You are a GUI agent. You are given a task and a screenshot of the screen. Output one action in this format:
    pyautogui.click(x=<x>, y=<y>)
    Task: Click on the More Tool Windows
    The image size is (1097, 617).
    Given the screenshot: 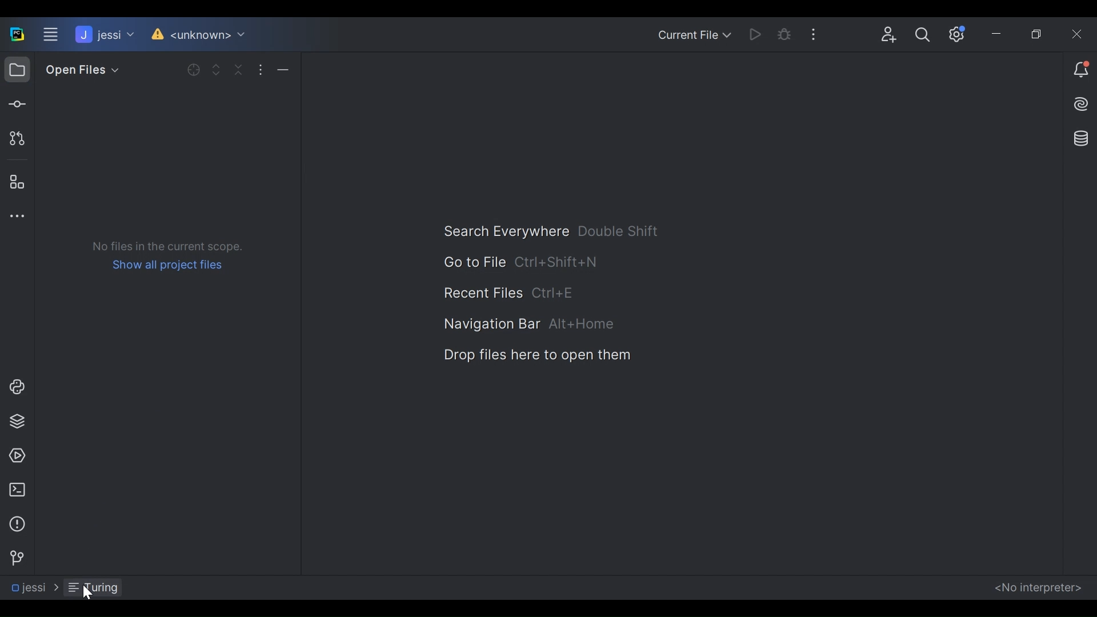 What is the action you would take?
    pyautogui.click(x=14, y=215)
    